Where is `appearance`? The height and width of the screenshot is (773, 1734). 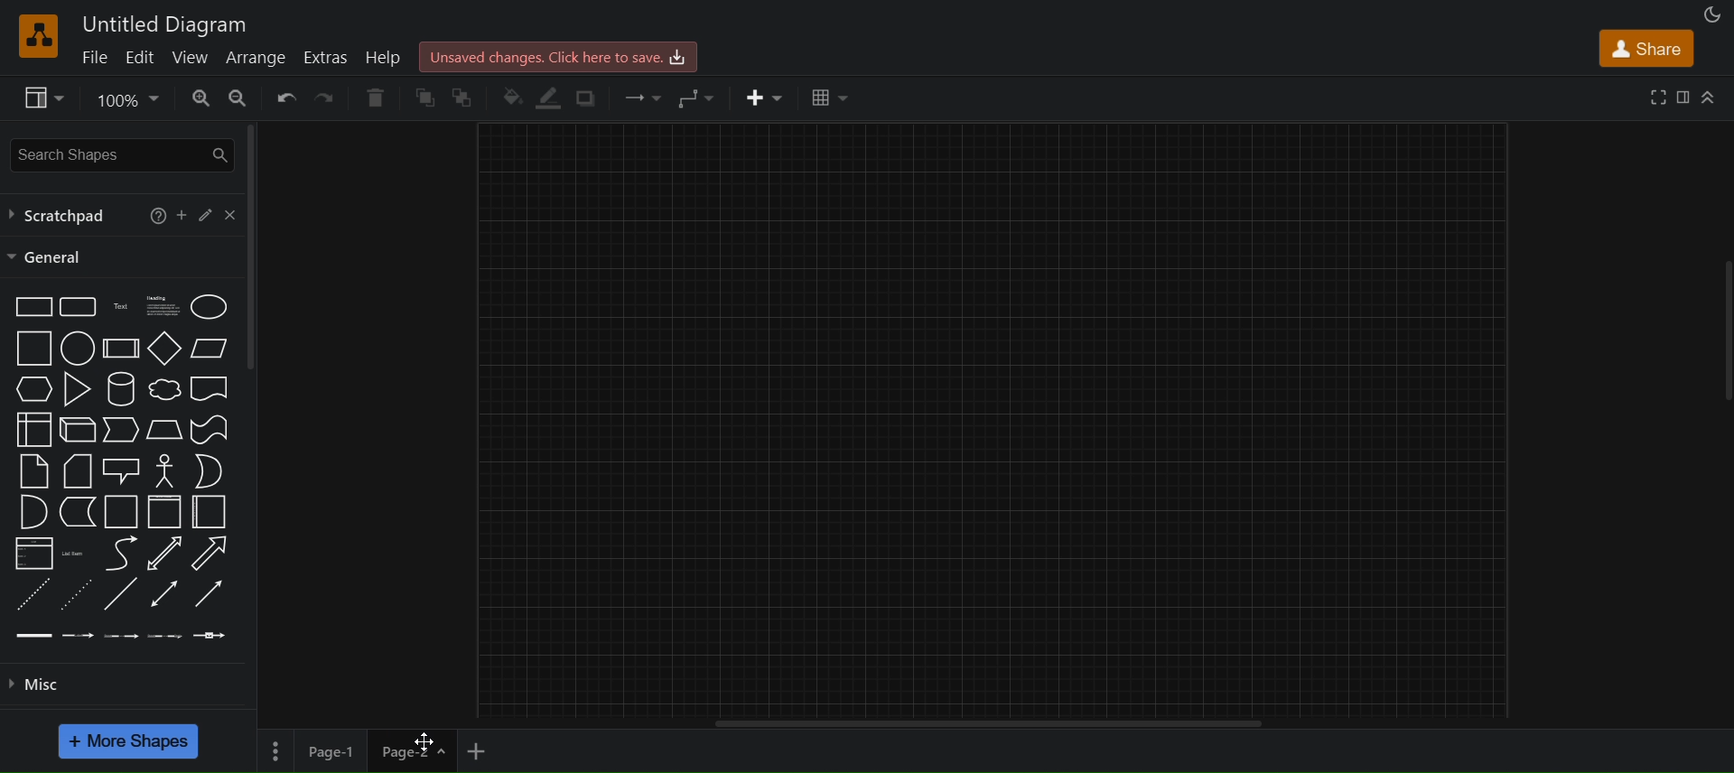
appearance is located at coordinates (1709, 13).